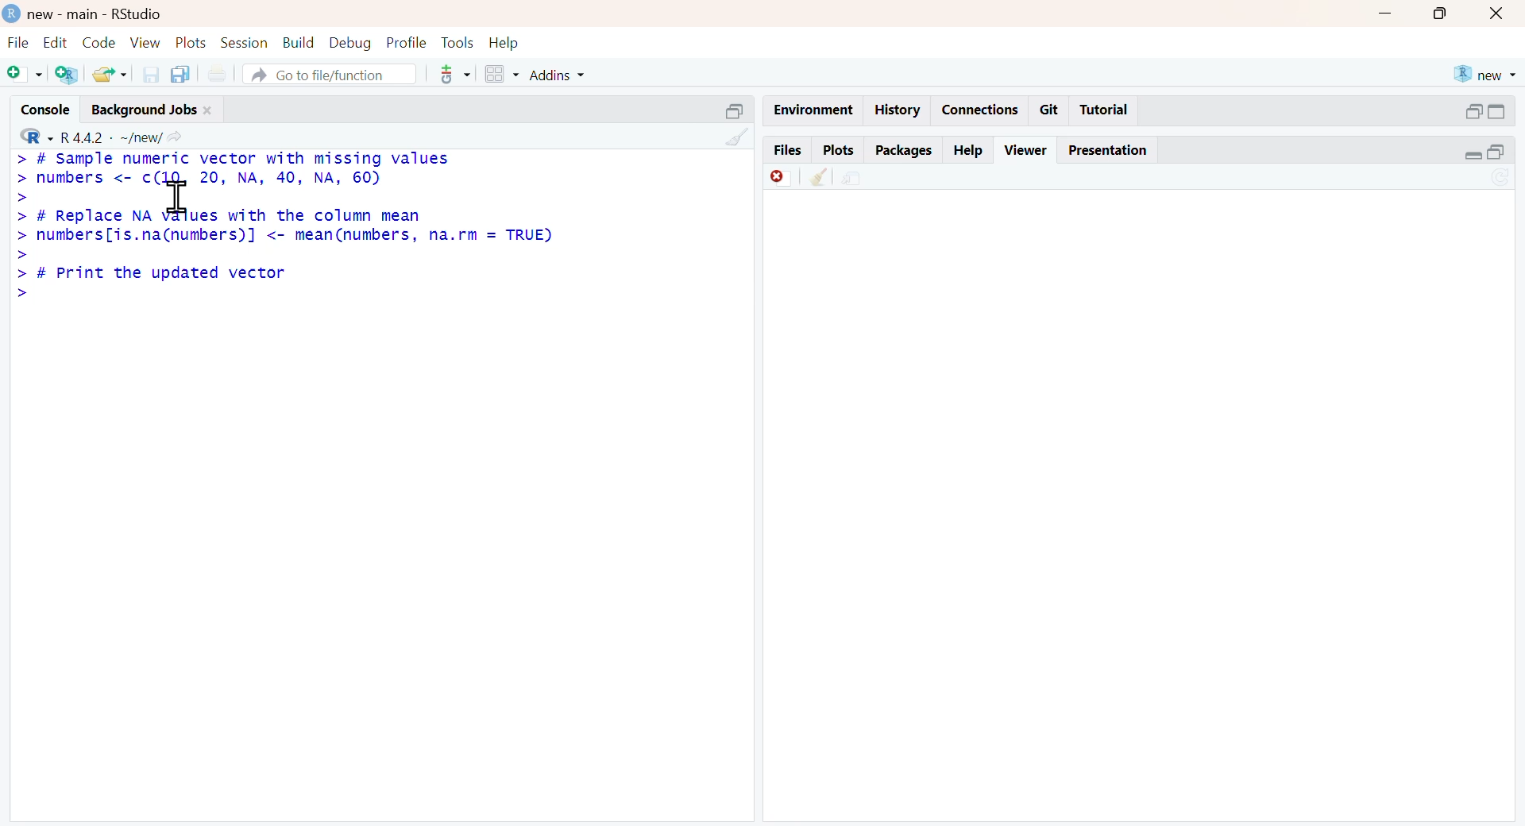 Image resolution: width=1525 pixels, height=826 pixels. I want to click on view, so click(145, 44).